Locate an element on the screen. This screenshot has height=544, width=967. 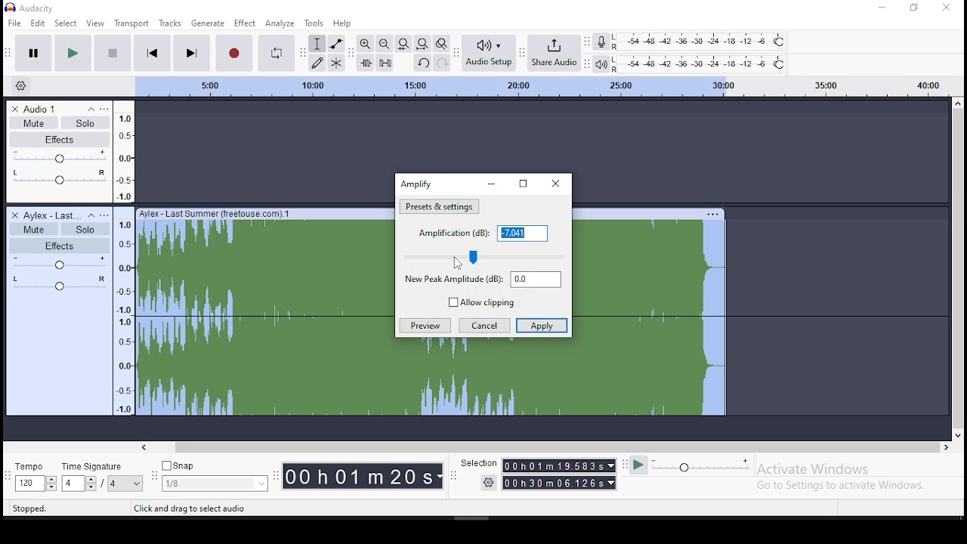
skip to end is located at coordinates (192, 52).